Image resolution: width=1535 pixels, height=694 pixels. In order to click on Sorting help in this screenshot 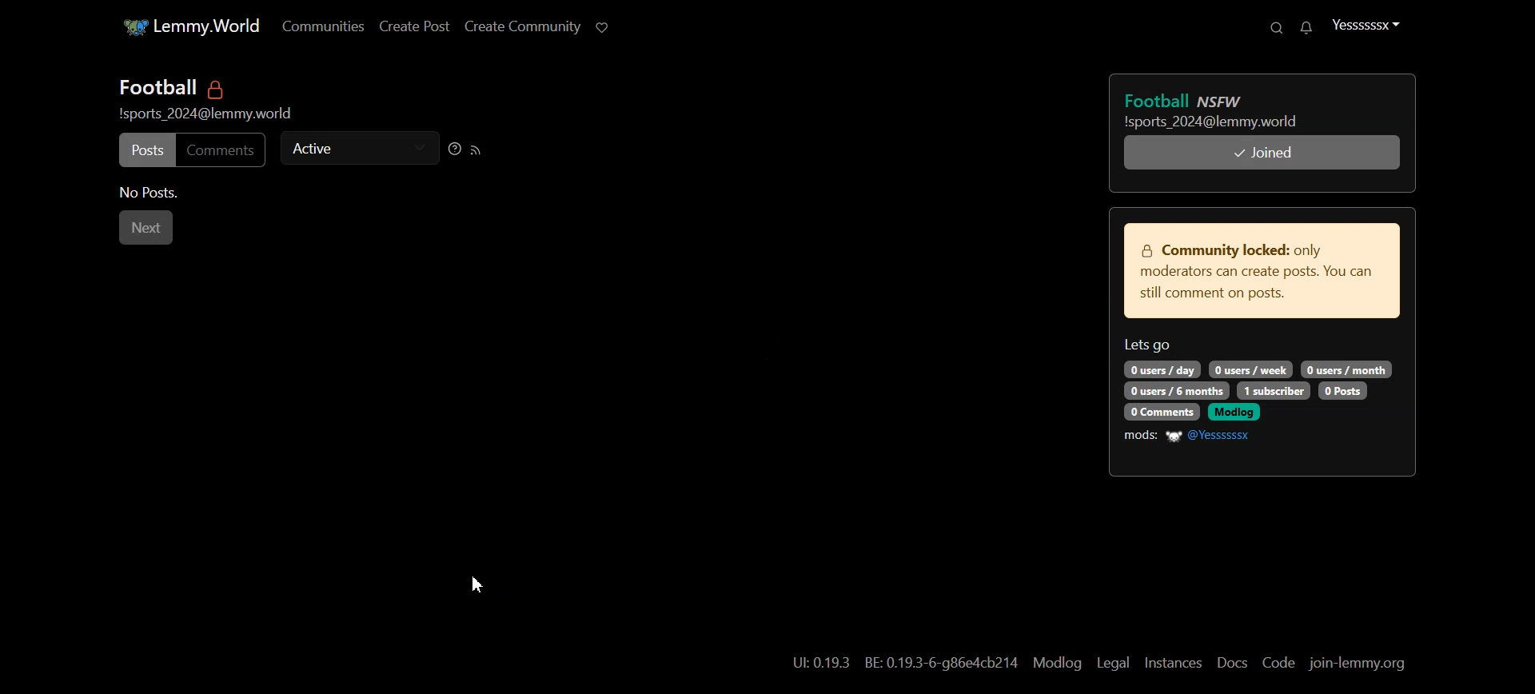, I will do `click(455, 149)`.